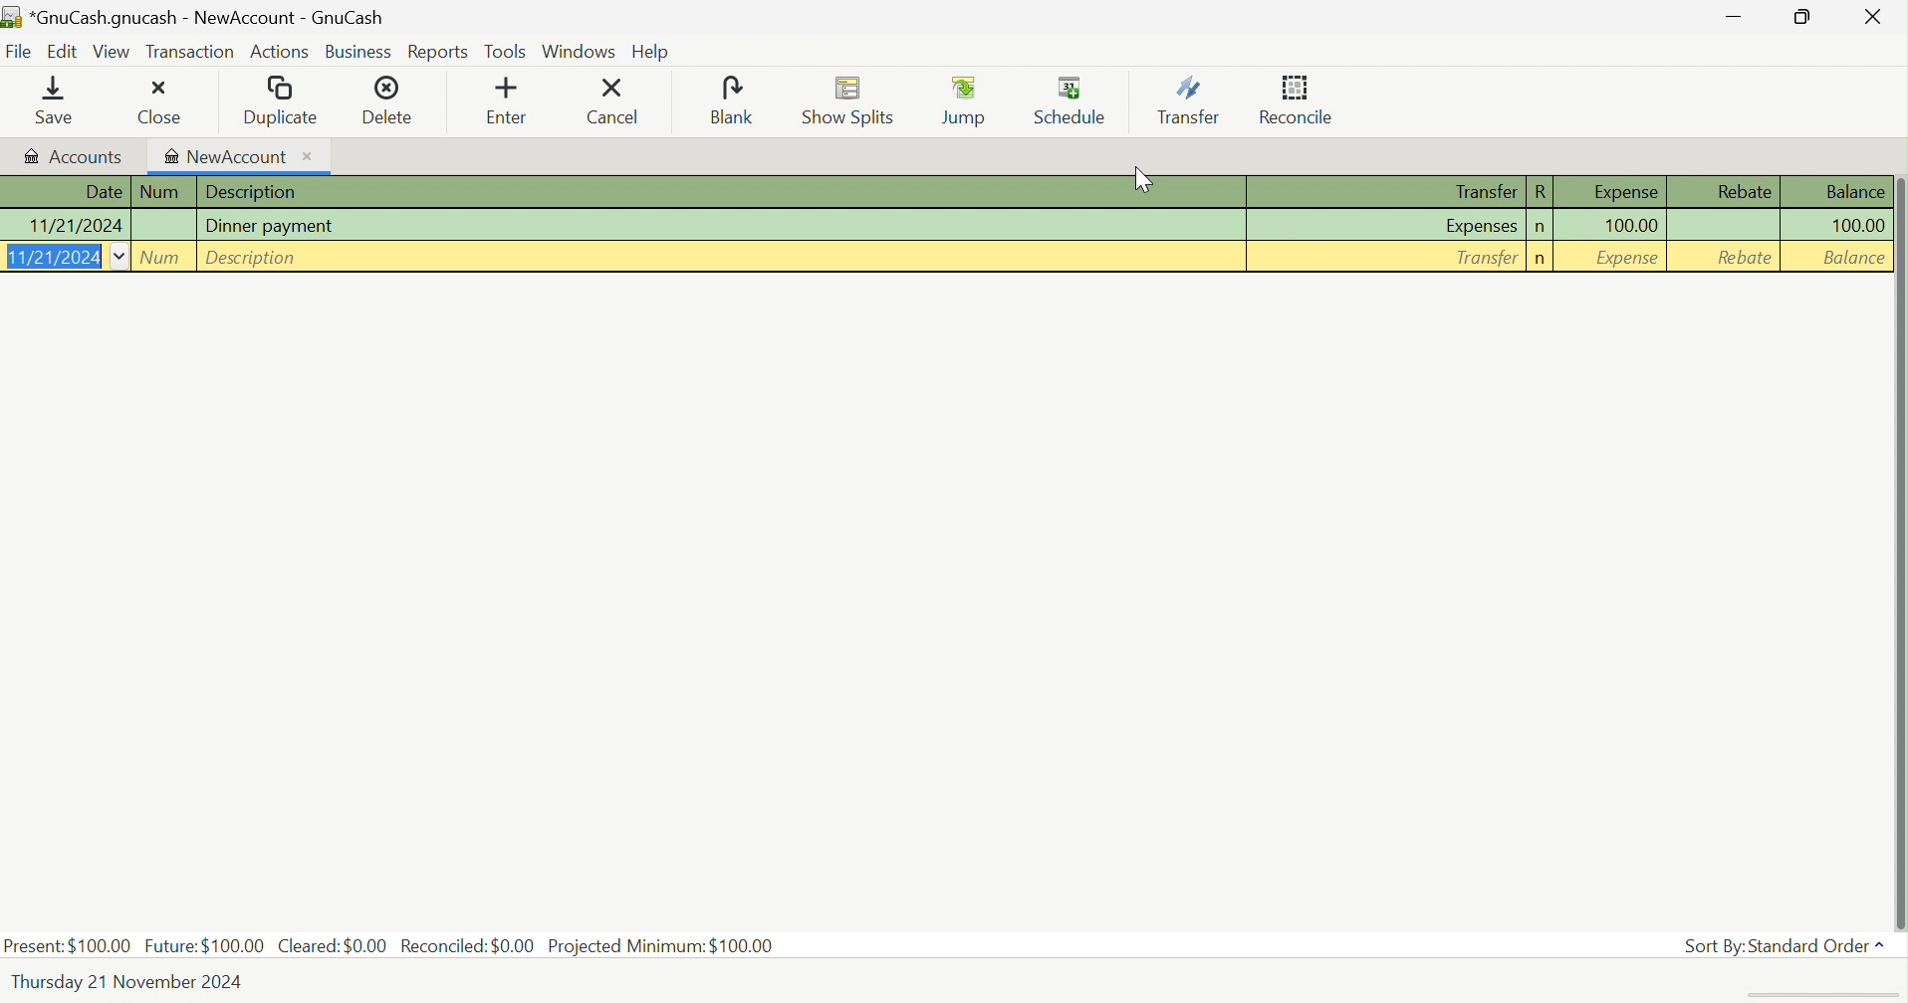 This screenshot has height=1003, width=1908. Describe the element at coordinates (1541, 227) in the screenshot. I see `n` at that location.